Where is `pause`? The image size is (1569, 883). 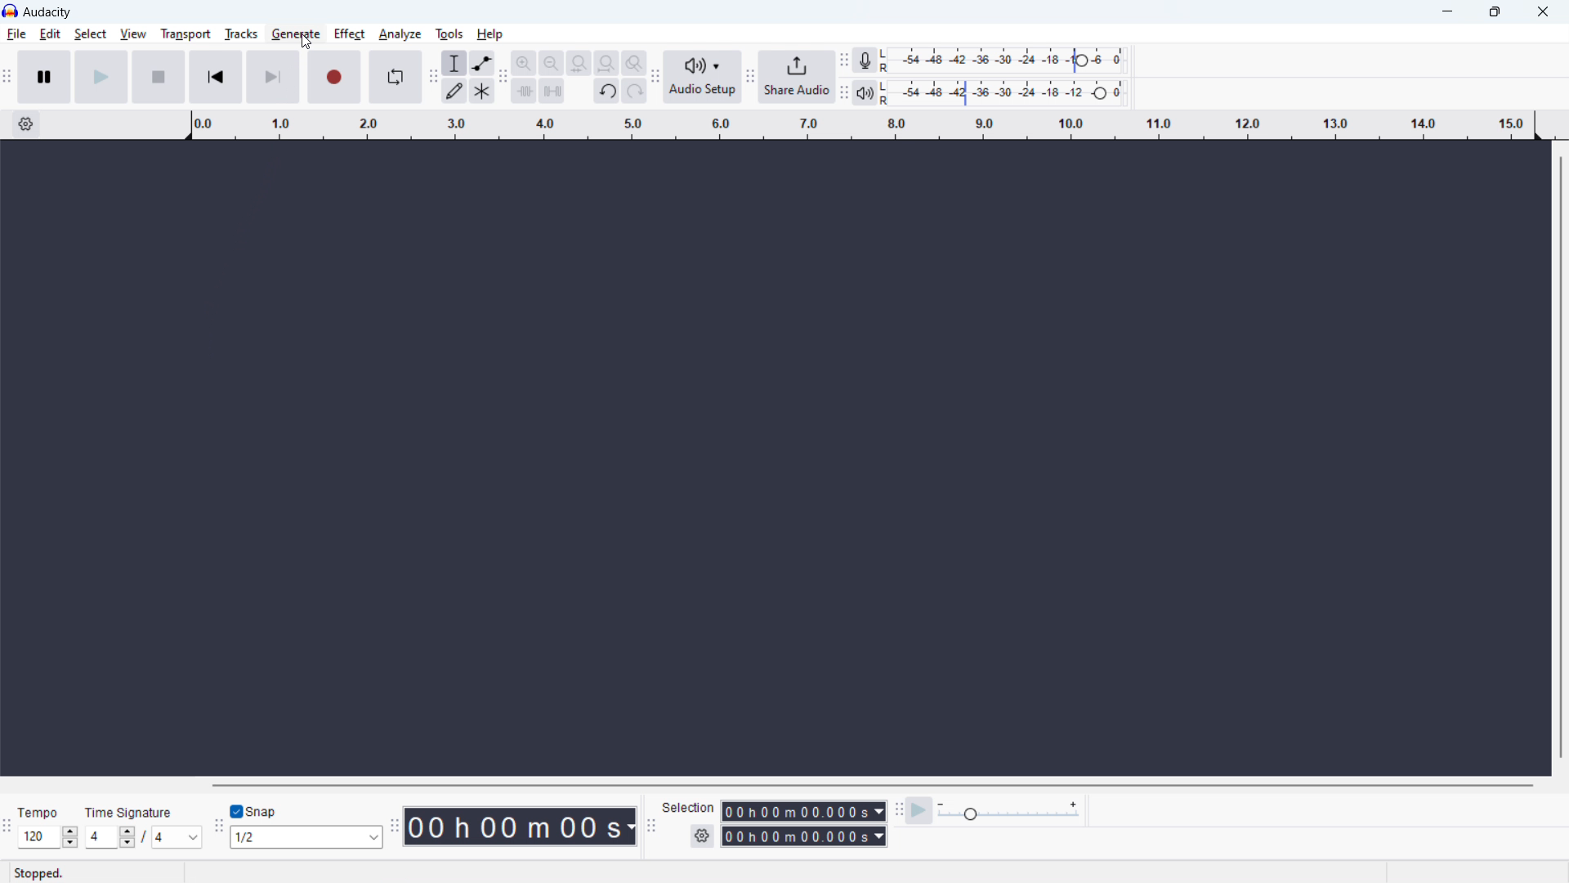 pause is located at coordinates (42, 77).